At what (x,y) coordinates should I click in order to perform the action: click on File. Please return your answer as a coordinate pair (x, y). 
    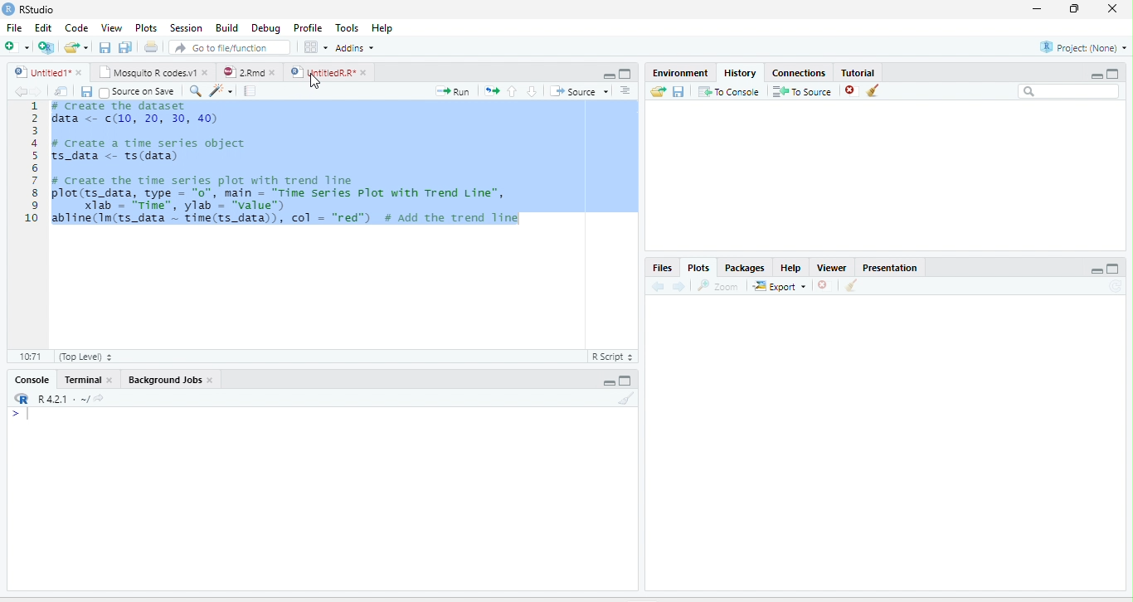
    Looking at the image, I should click on (15, 27).